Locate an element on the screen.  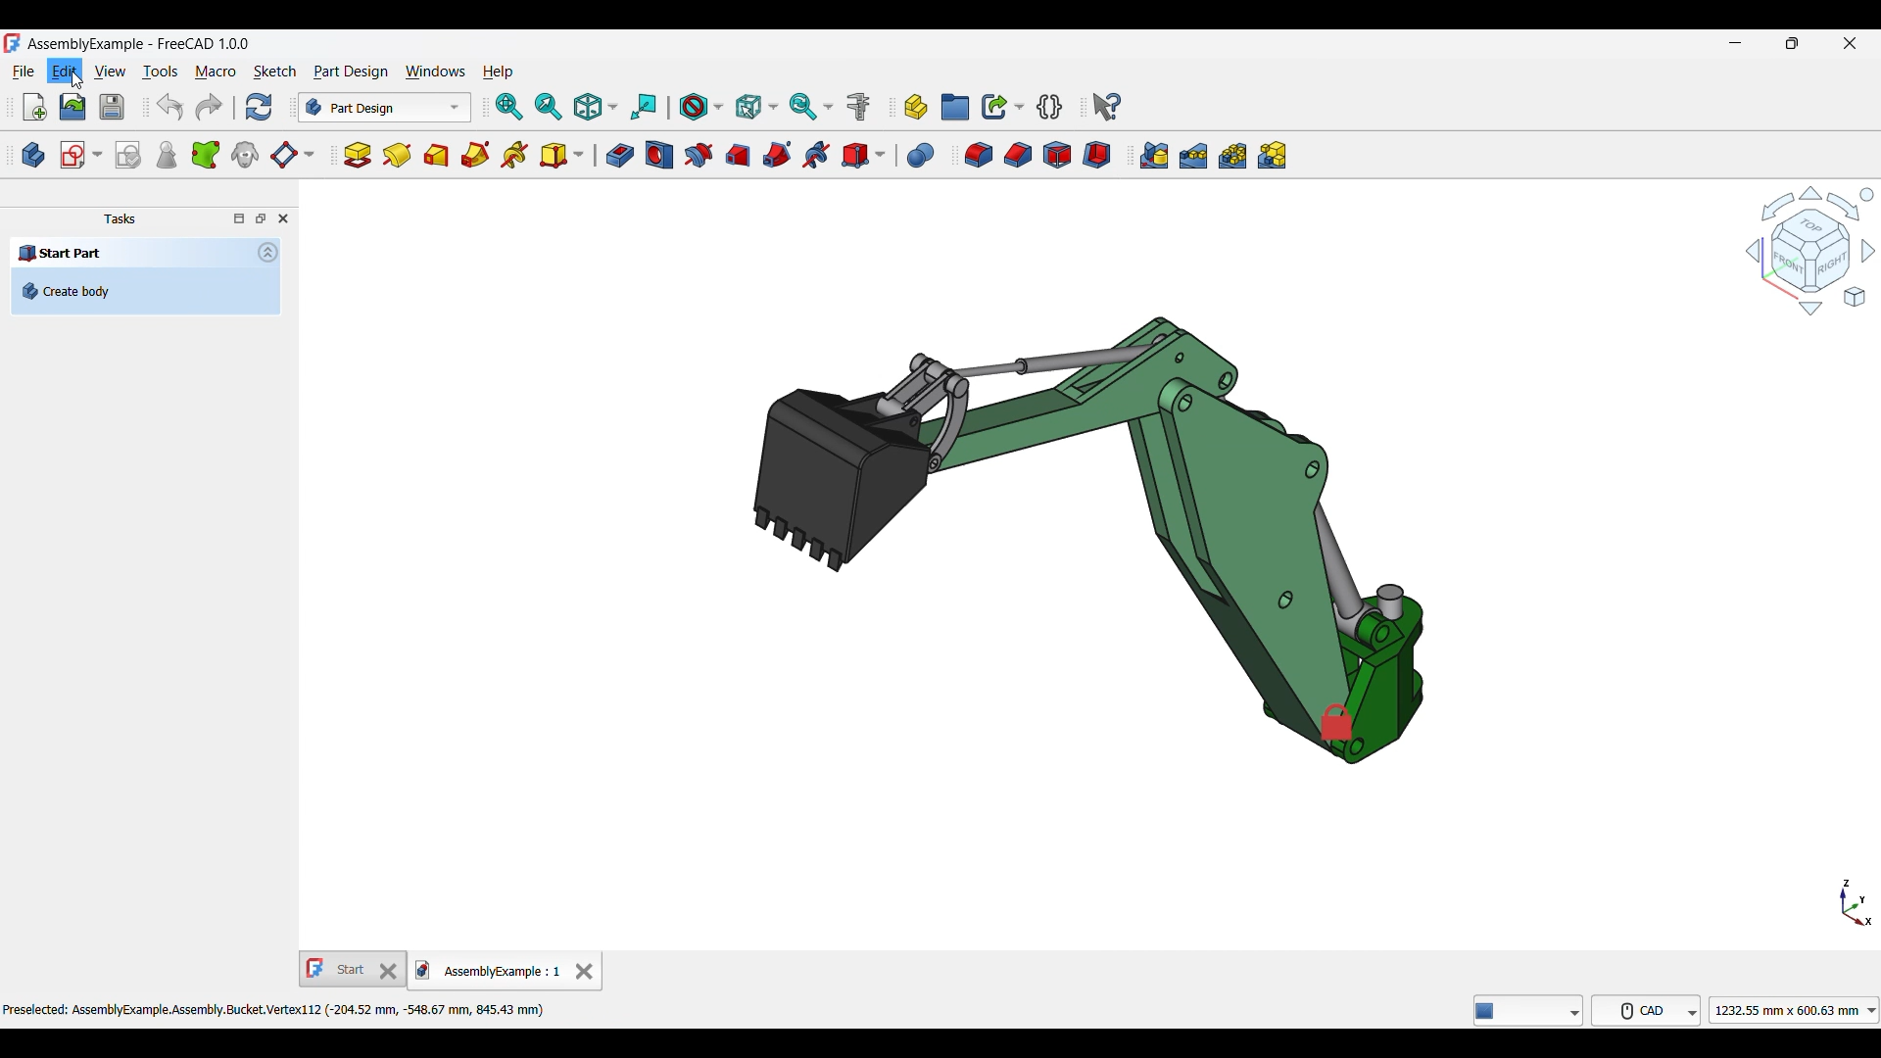
Create a datum plane is located at coordinates (292, 156).